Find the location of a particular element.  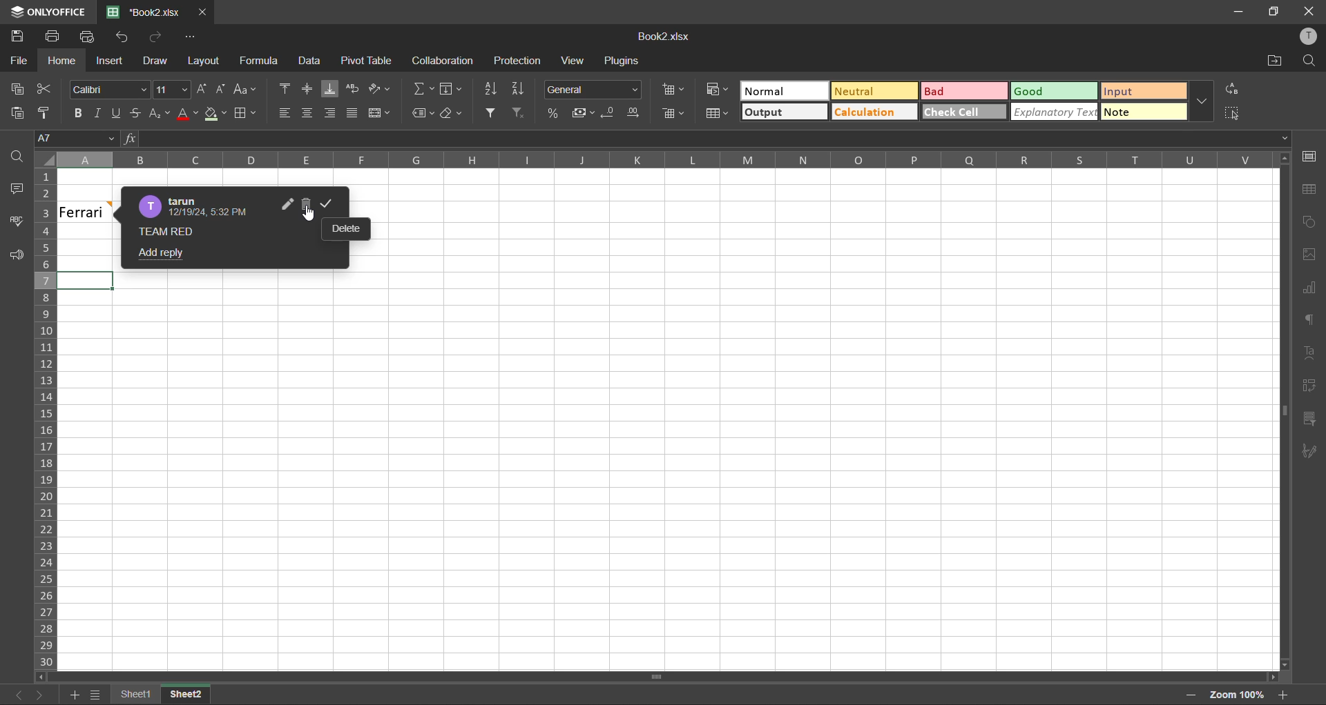

summation is located at coordinates (424, 89).